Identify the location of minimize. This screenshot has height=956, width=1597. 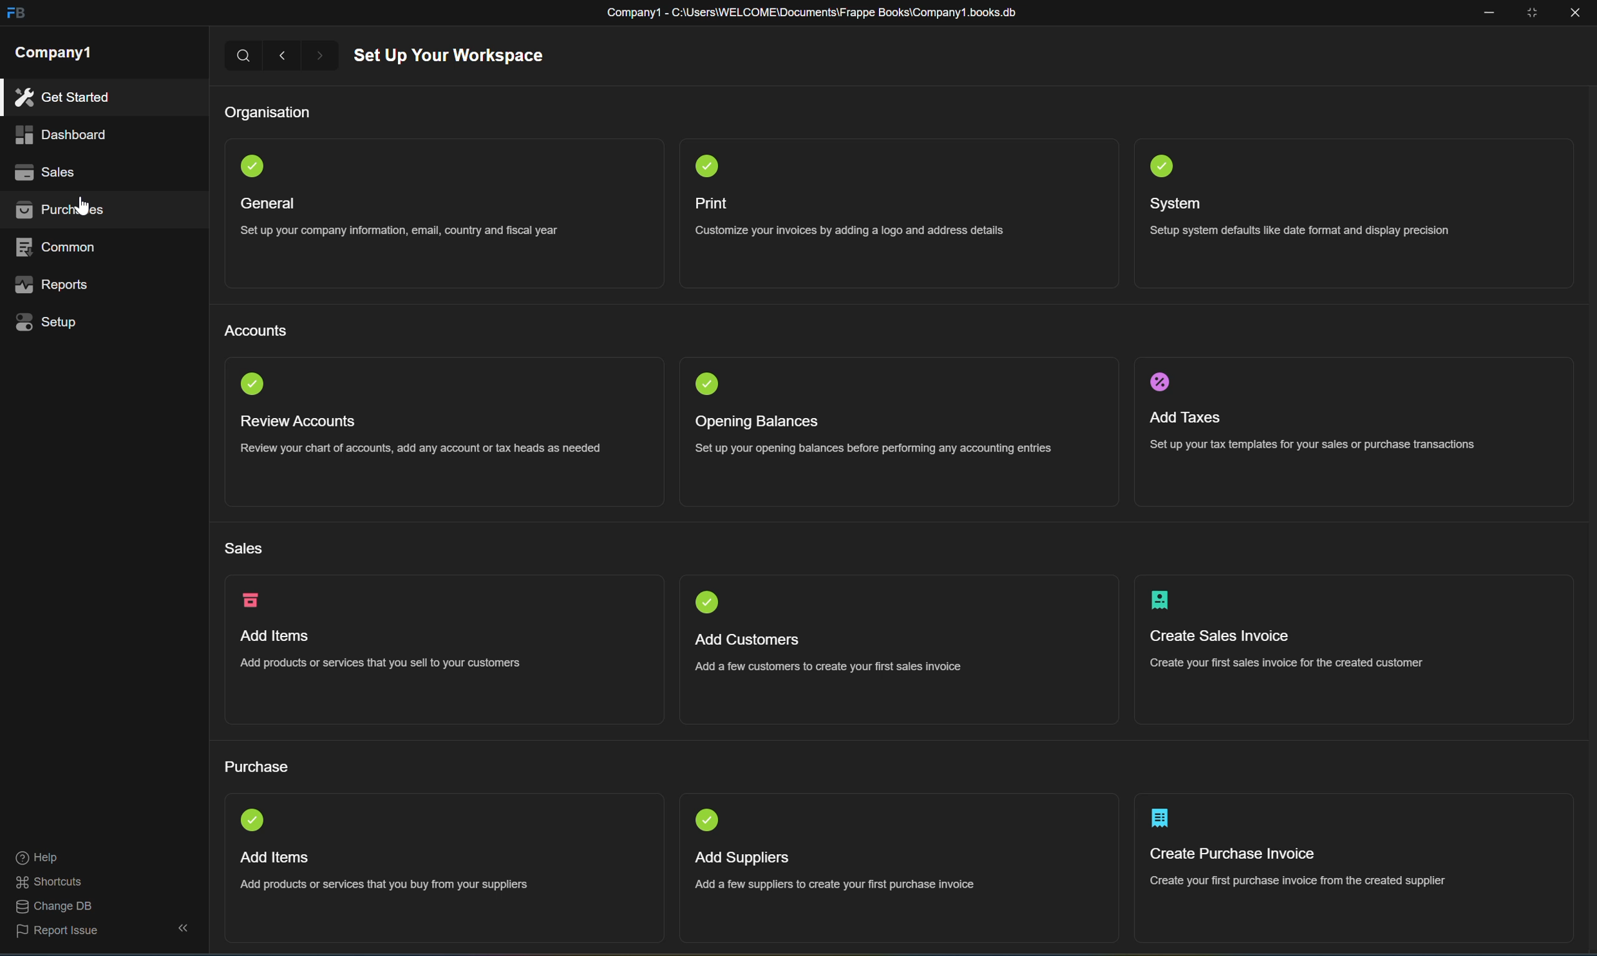
(1491, 15).